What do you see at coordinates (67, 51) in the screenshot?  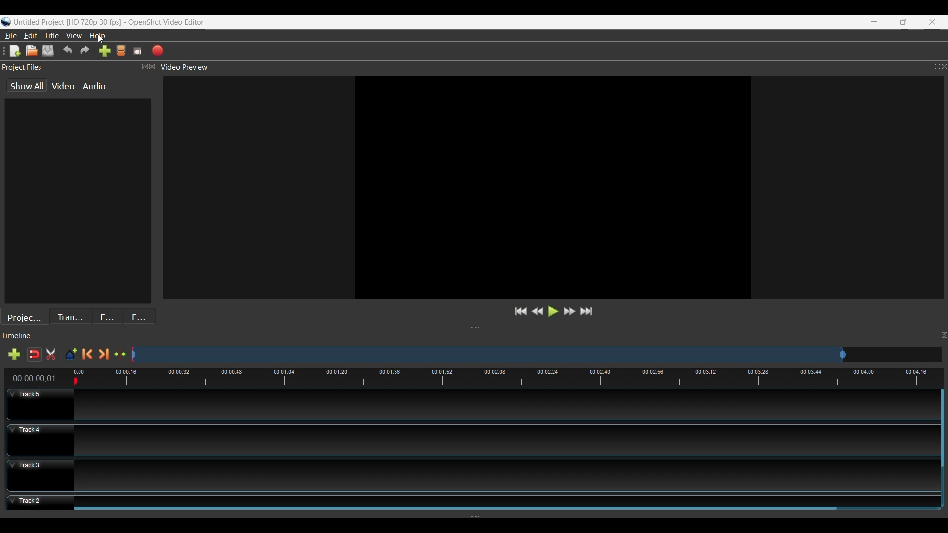 I see `Undo` at bounding box center [67, 51].